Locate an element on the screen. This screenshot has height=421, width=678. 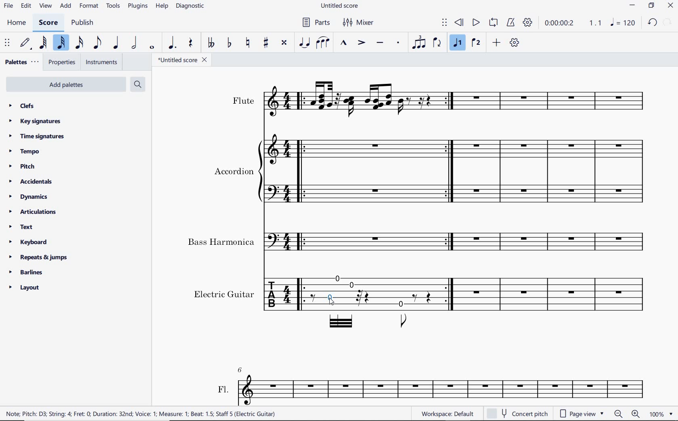
file is located at coordinates (9, 6).